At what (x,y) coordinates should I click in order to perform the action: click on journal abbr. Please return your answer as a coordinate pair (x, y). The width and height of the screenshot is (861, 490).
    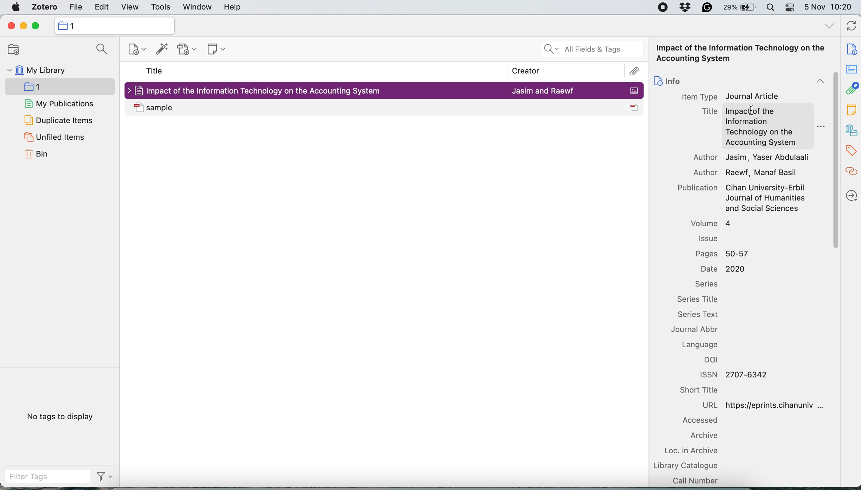
    Looking at the image, I should click on (698, 329).